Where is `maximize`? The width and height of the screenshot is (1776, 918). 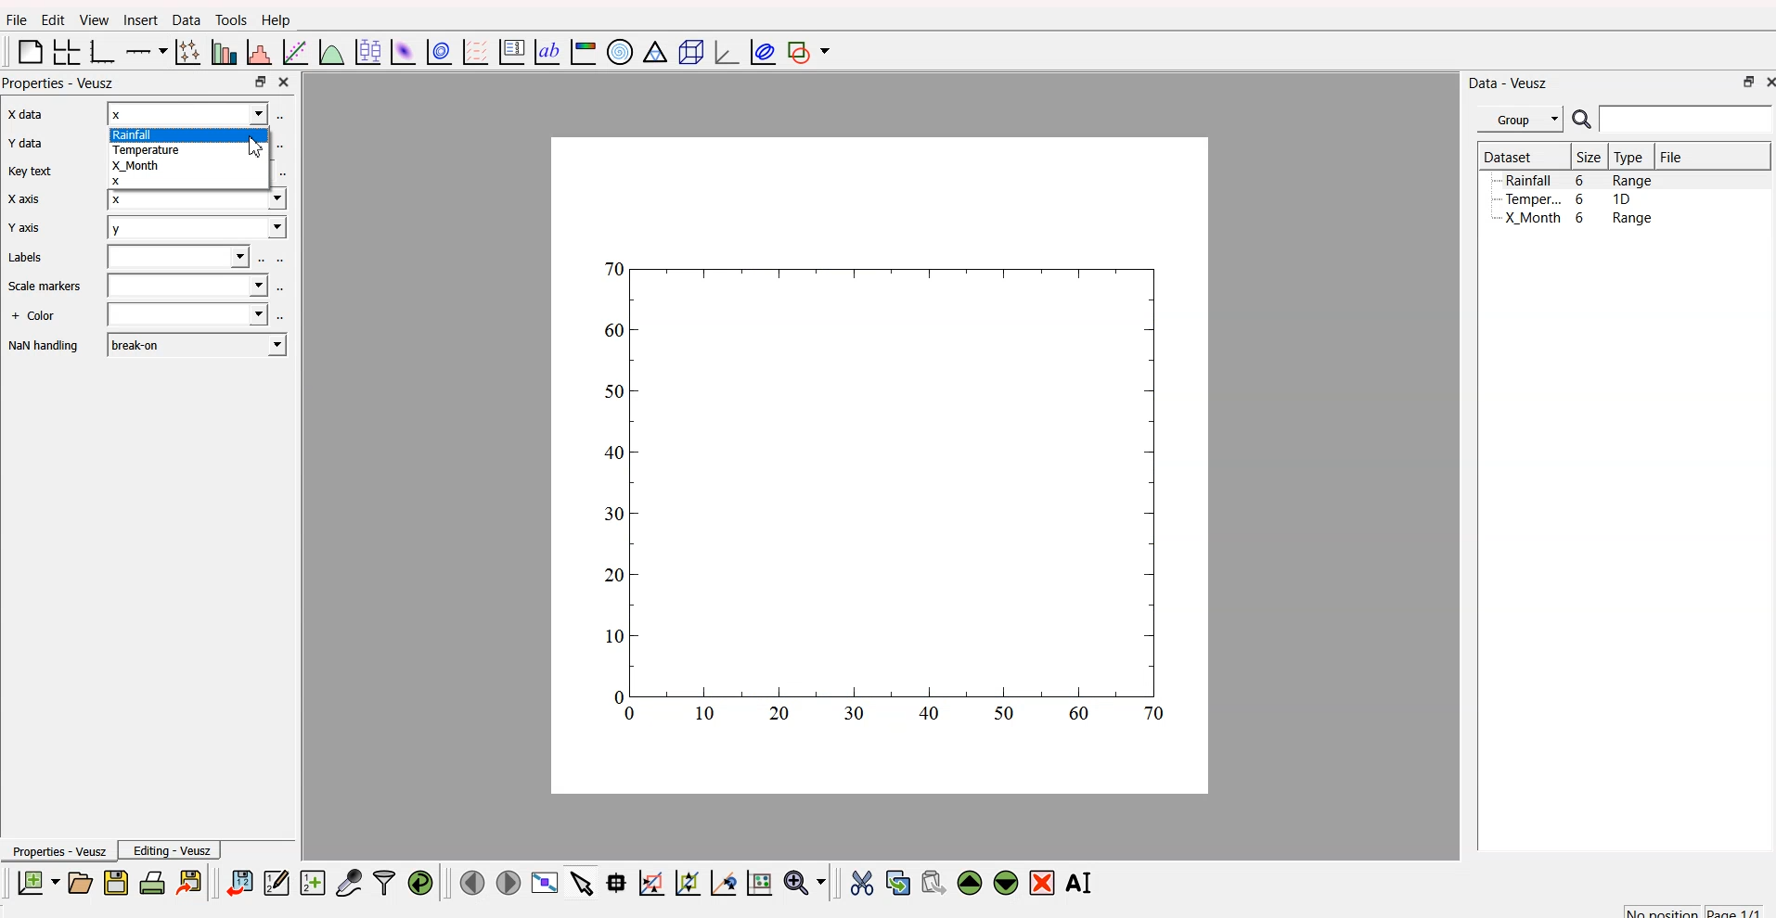
maximize is located at coordinates (259, 83).